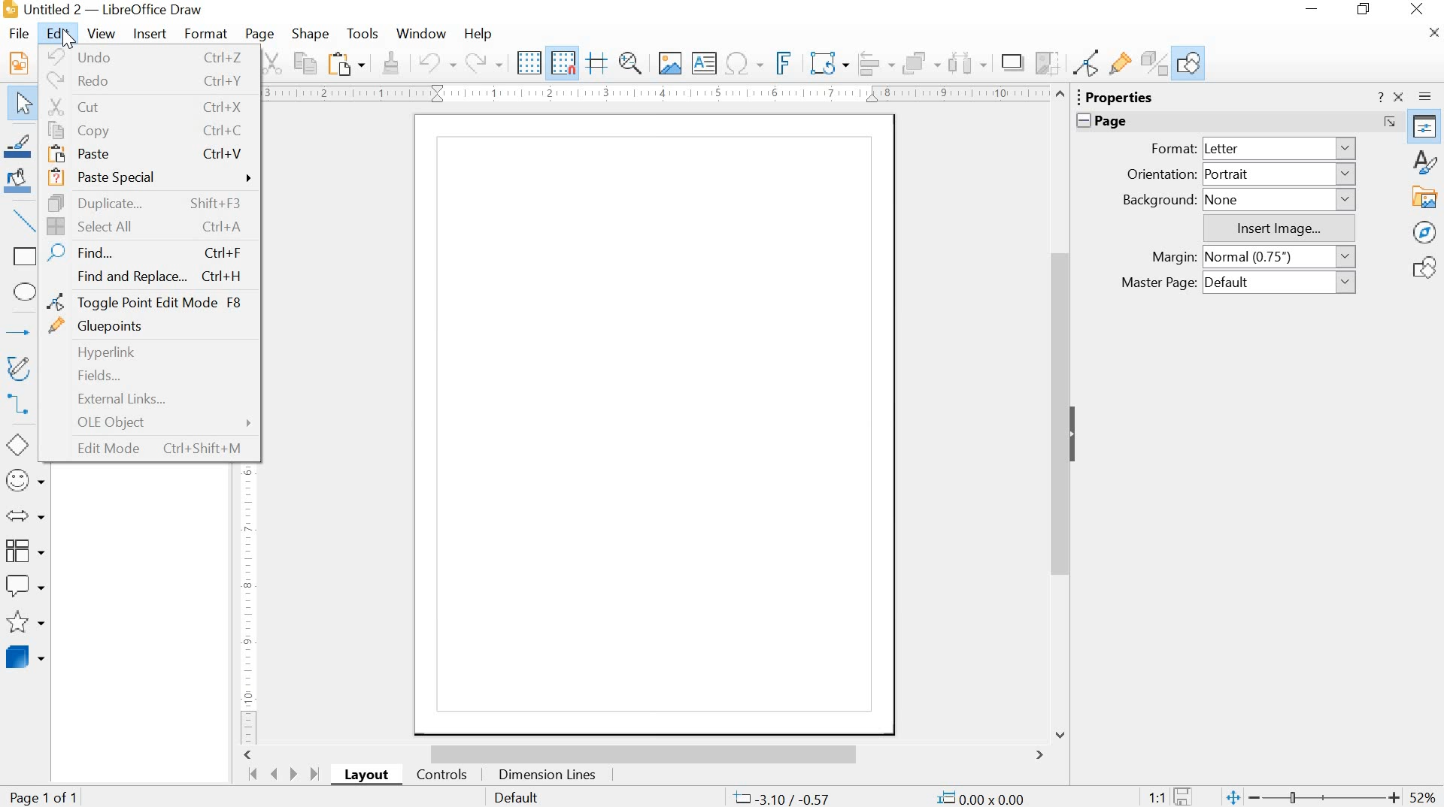 This screenshot has height=807, width=1444. I want to click on Default, so click(518, 796).